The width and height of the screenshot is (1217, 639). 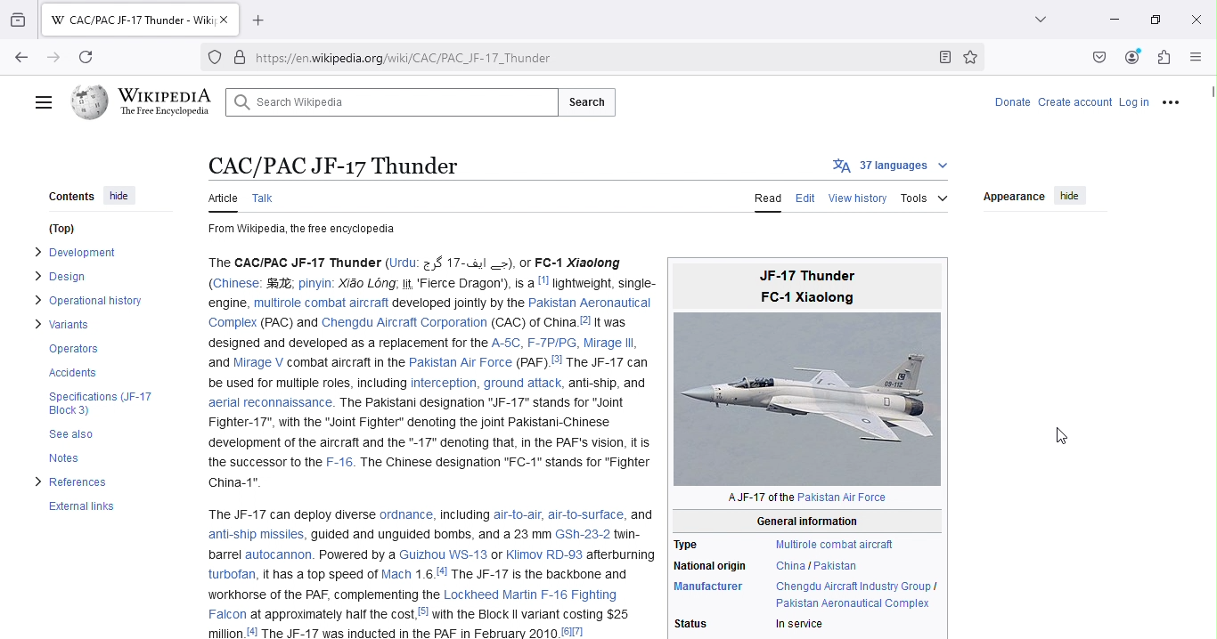 I want to click on wikipedia logo, so click(x=143, y=100).